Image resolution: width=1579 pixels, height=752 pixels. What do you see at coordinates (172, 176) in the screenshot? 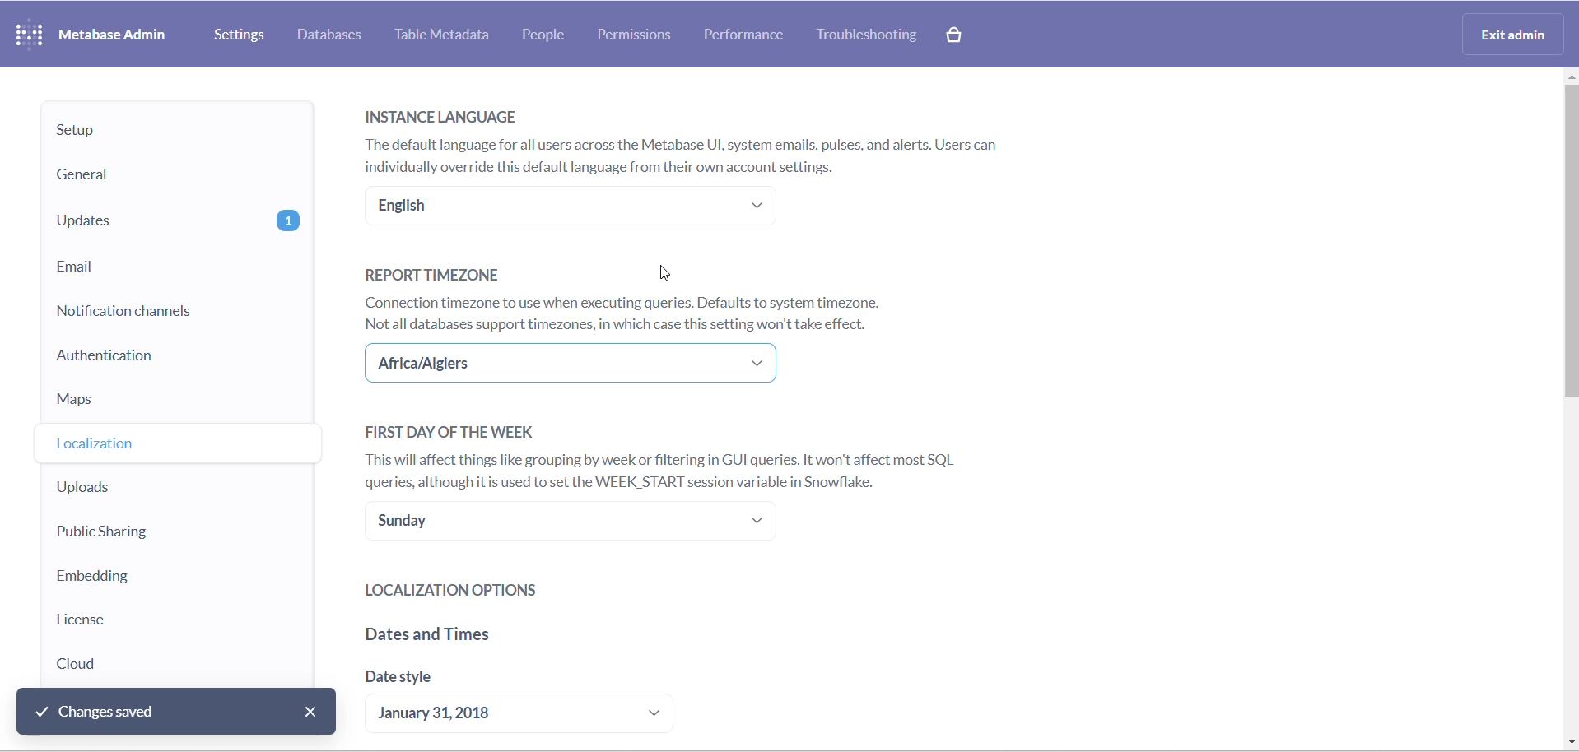
I see `GENERAL` at bounding box center [172, 176].